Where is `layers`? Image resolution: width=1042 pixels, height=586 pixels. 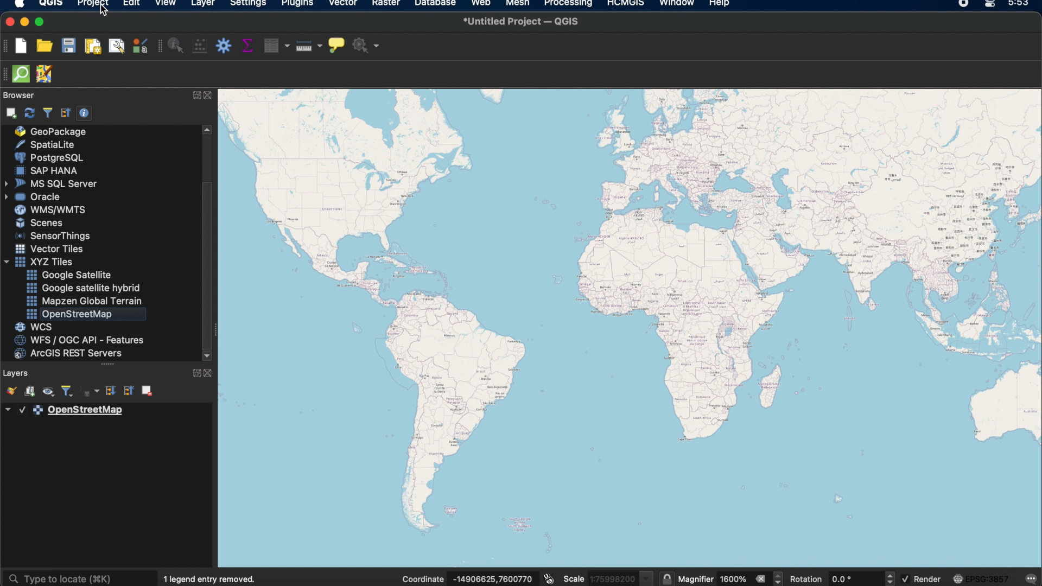 layers is located at coordinates (15, 372).